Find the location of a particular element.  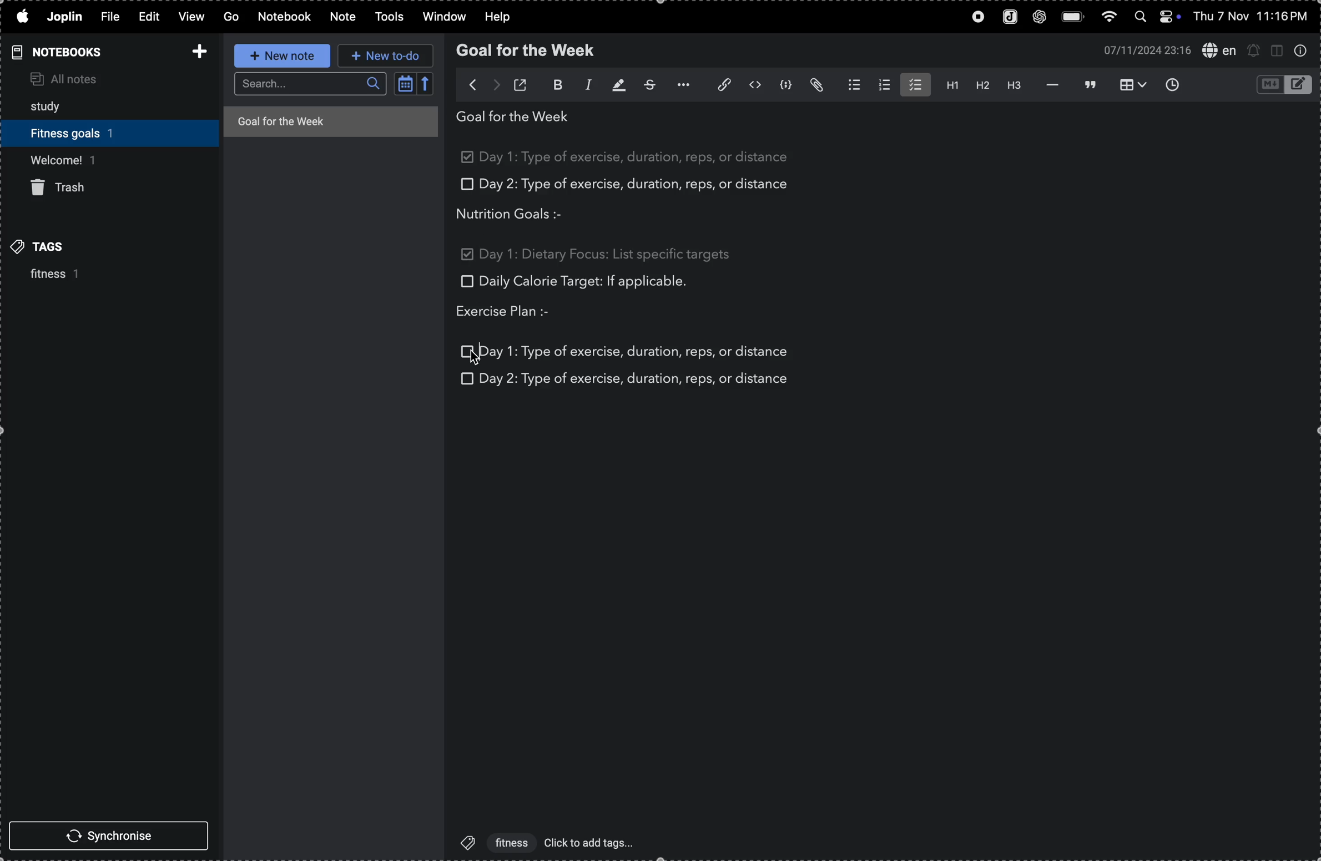

highlight is located at coordinates (614, 86).